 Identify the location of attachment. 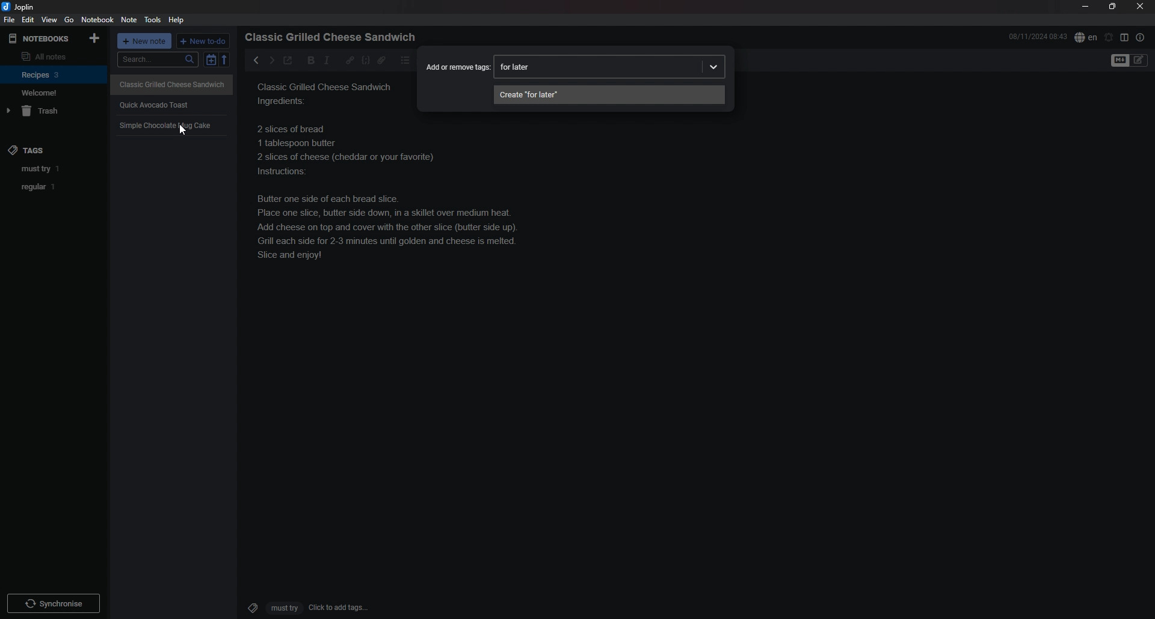
(381, 60).